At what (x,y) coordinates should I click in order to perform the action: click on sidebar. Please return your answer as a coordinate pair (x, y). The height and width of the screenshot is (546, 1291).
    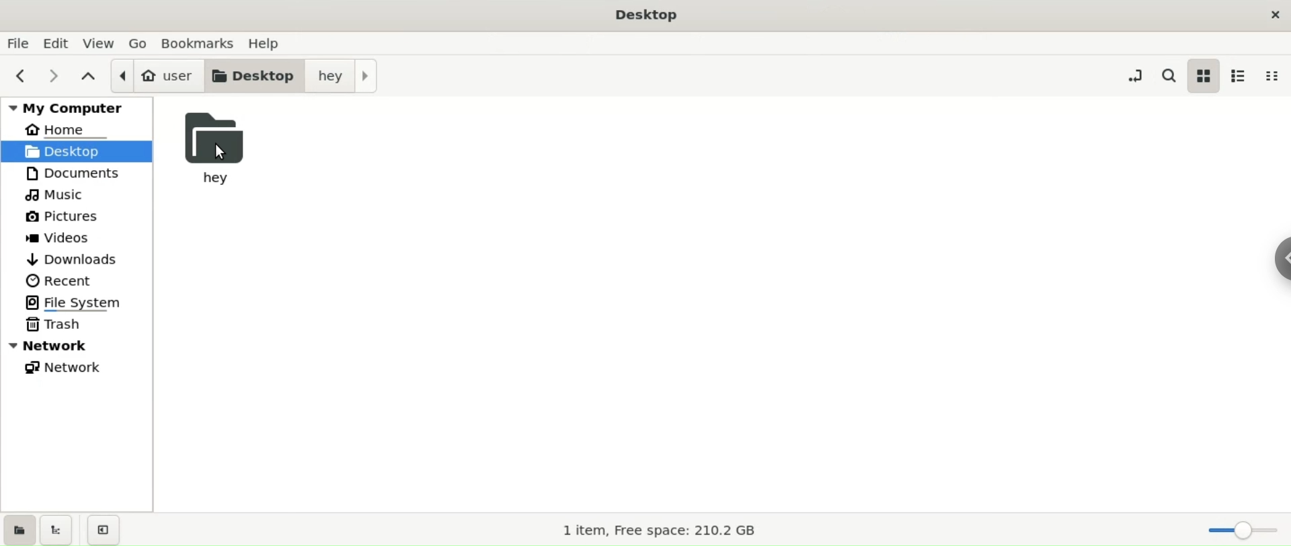
    Looking at the image, I should click on (1273, 265).